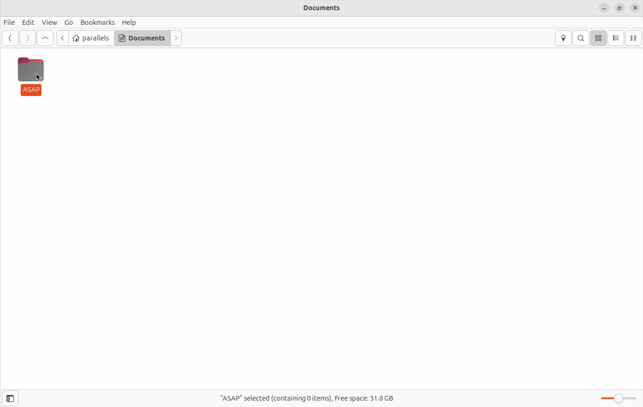 This screenshot has height=407, width=643. What do you see at coordinates (91, 38) in the screenshot?
I see `parallels` at bounding box center [91, 38].